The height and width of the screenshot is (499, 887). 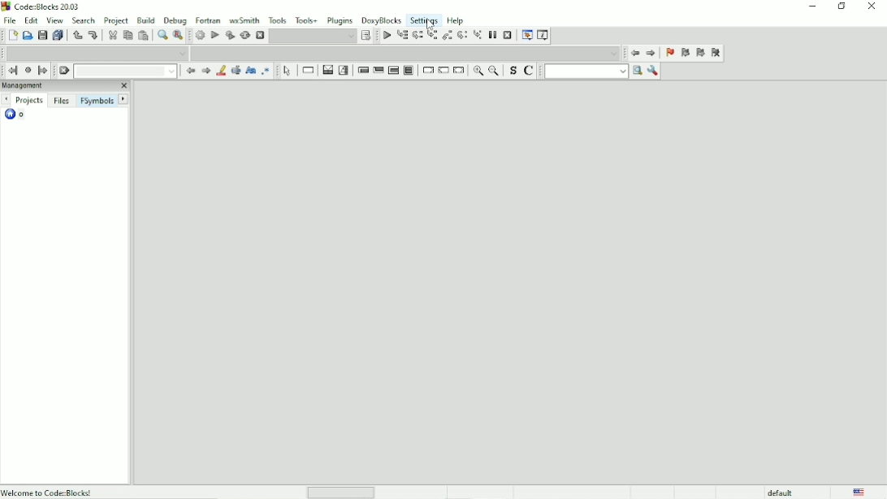 What do you see at coordinates (161, 35) in the screenshot?
I see `Find` at bounding box center [161, 35].